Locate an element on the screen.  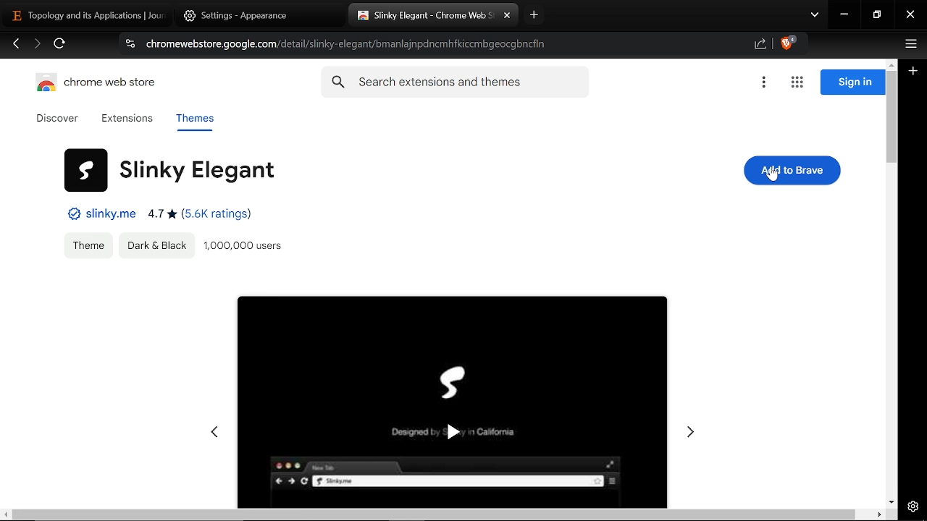
Selected theme is located at coordinates (452, 395).